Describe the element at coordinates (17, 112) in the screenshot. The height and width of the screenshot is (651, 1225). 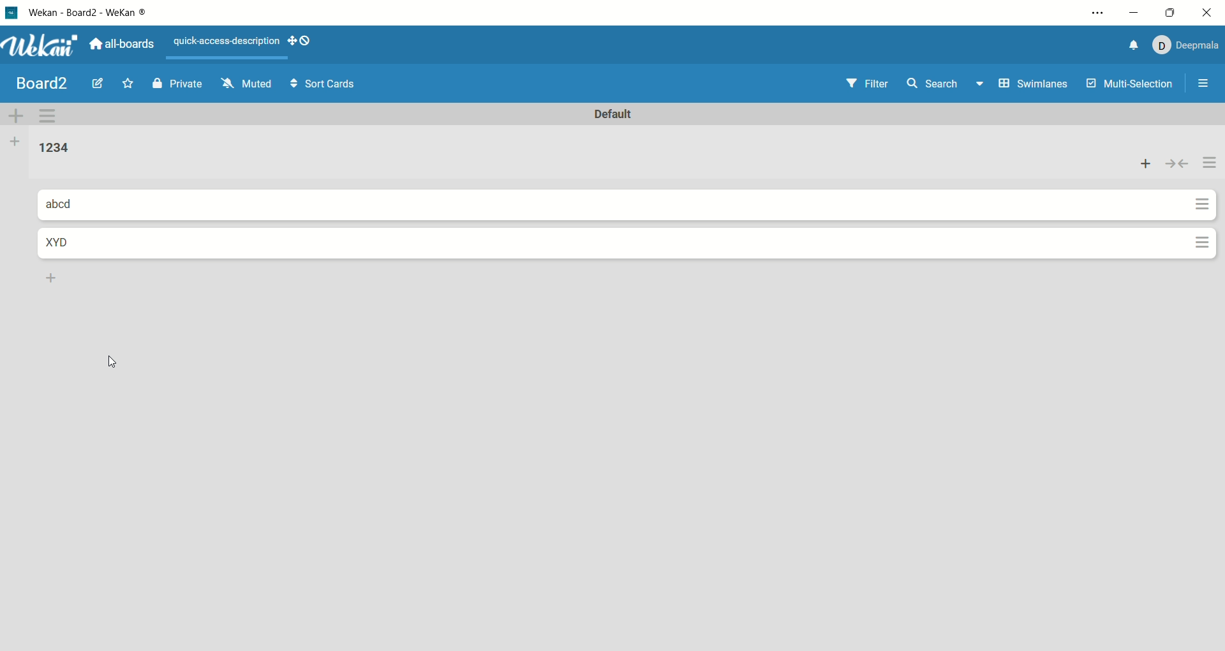
I see `add swimlane` at that location.